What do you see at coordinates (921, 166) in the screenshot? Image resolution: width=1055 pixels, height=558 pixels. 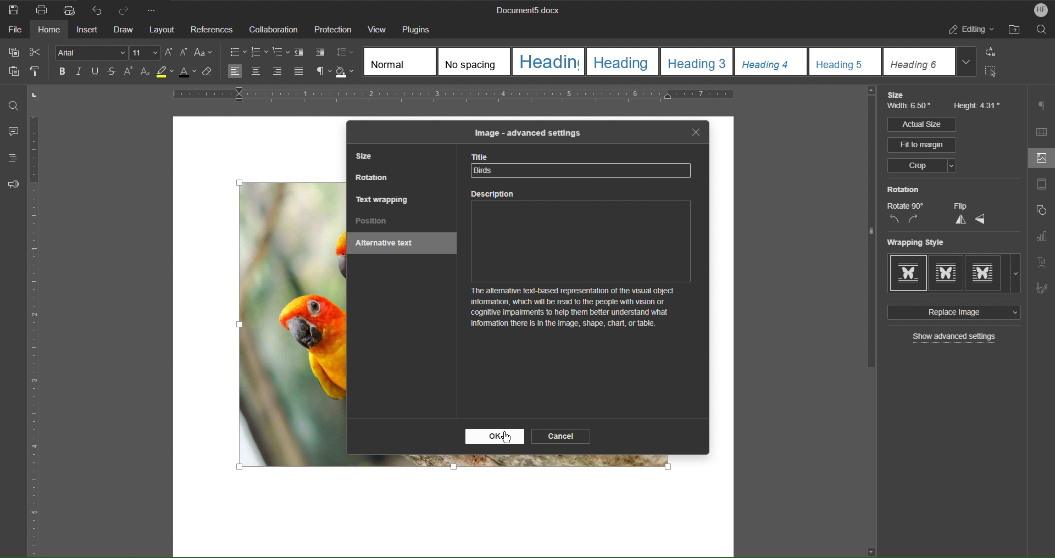 I see `Crop` at bounding box center [921, 166].